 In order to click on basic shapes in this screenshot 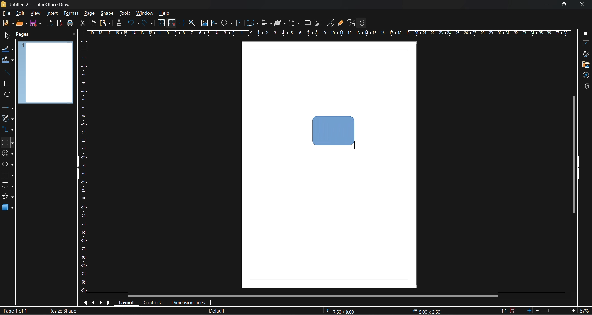, I will do `click(7, 143)`.